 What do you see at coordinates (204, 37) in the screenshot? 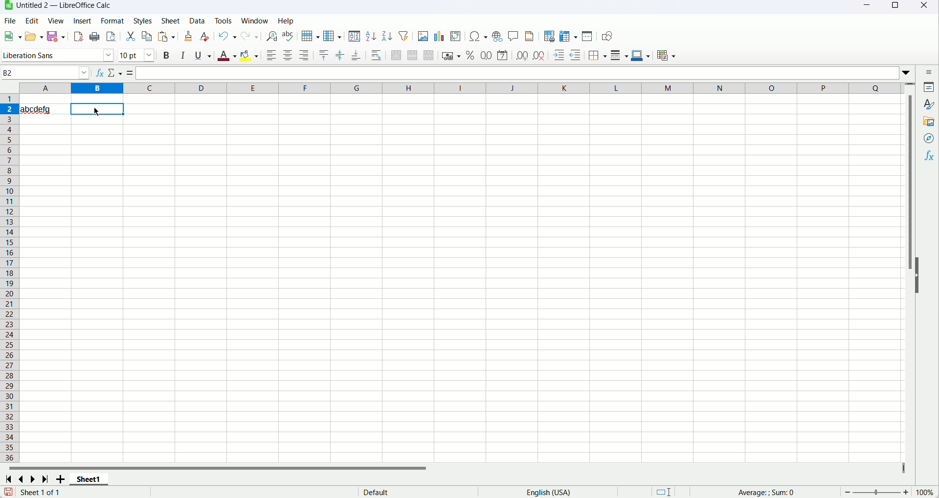
I see `clear direct formatting` at bounding box center [204, 37].